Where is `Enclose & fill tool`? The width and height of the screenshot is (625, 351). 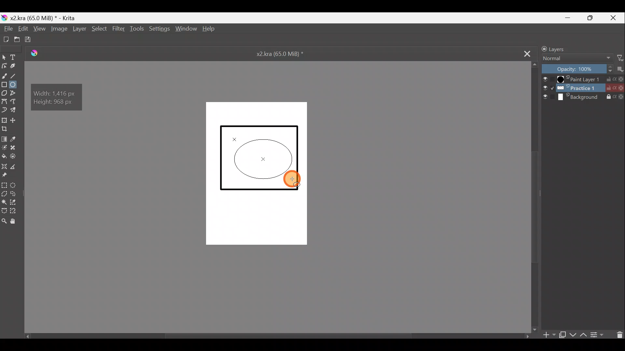 Enclose & fill tool is located at coordinates (15, 156).